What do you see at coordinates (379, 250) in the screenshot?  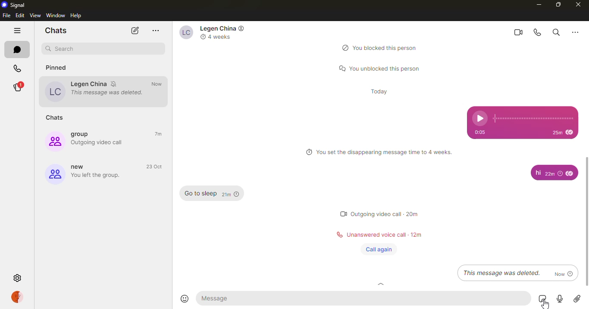 I see `call again` at bounding box center [379, 250].